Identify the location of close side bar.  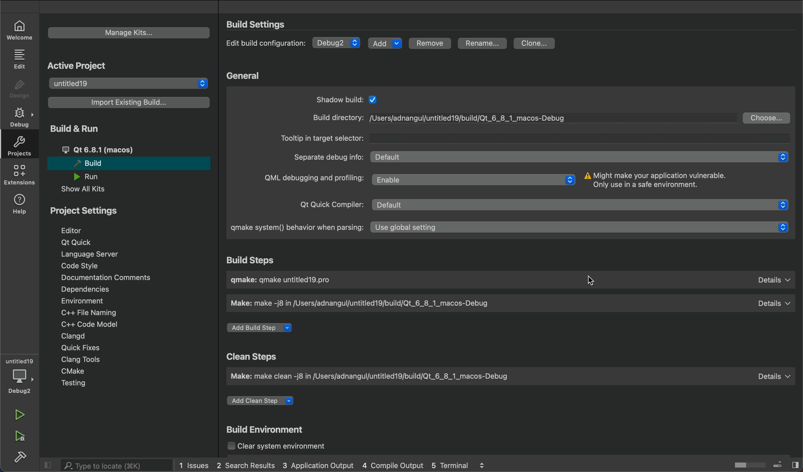
(787, 463).